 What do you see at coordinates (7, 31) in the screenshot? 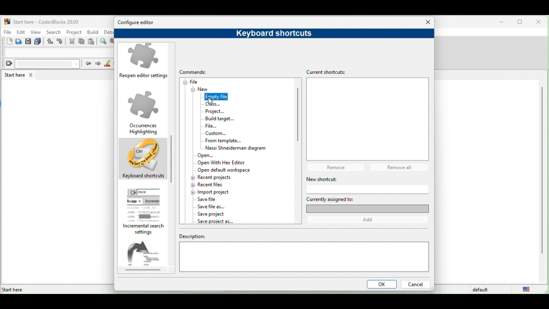
I see `file` at bounding box center [7, 31].